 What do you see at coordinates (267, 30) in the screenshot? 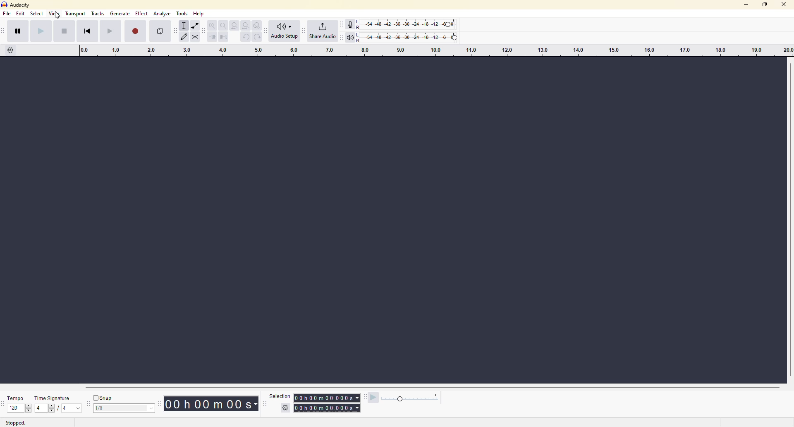
I see `audacity tools toolbar` at bounding box center [267, 30].